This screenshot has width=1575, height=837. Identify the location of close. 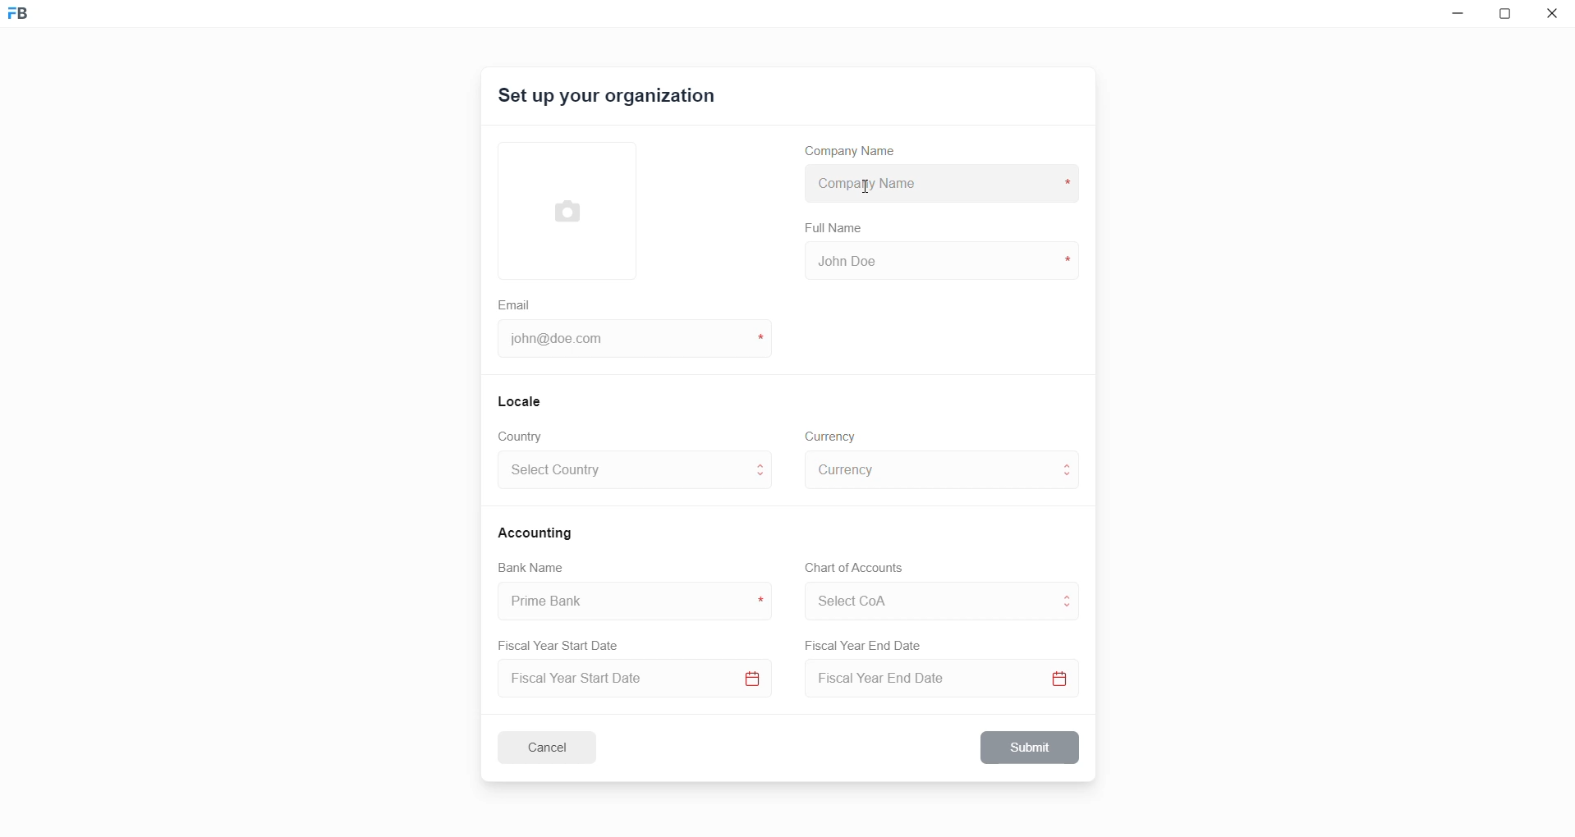
(1553, 16).